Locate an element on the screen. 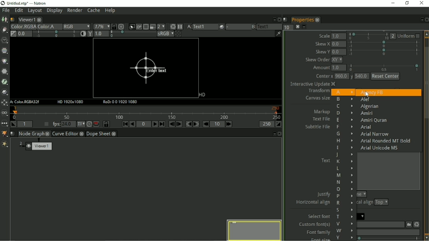 This screenshot has height=241, width=429. Alef is located at coordinates (365, 100).